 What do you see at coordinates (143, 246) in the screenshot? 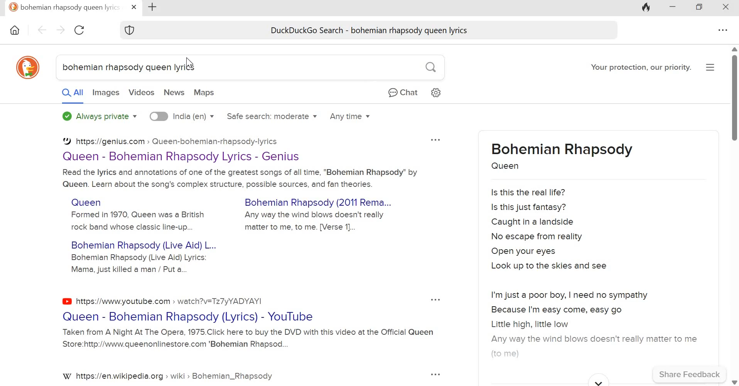
I see `Bohemian Rhapsody (Live Aid) L...` at bounding box center [143, 246].